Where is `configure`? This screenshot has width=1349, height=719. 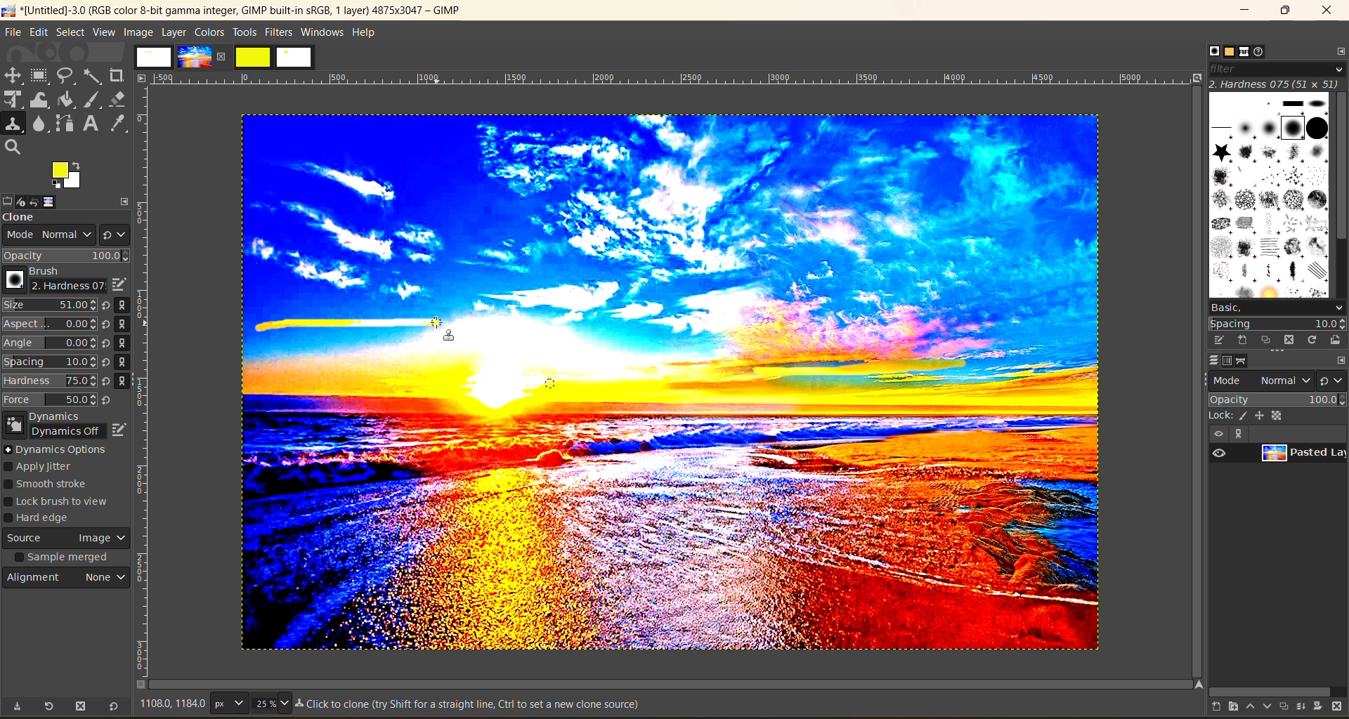
configure is located at coordinates (1338, 51).